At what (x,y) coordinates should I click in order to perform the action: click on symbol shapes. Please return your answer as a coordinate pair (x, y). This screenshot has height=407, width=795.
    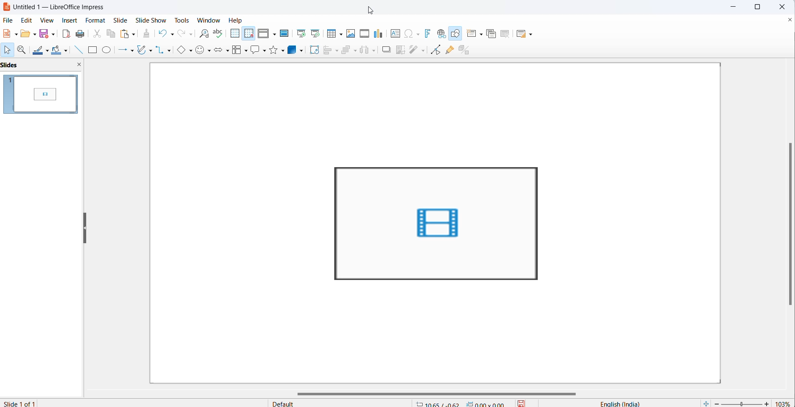
    Looking at the image, I should click on (200, 50).